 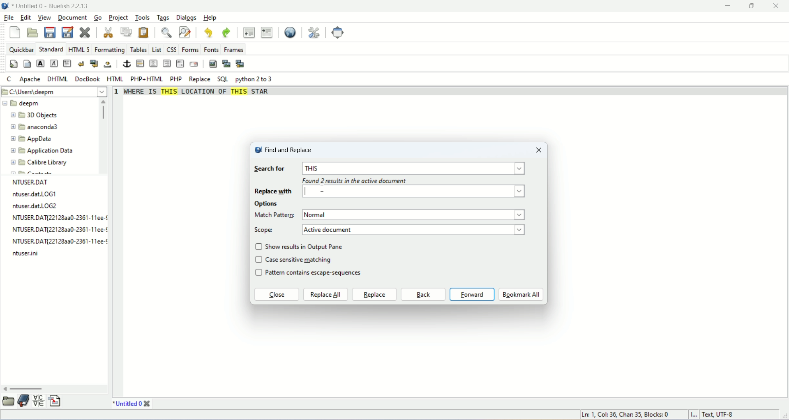 What do you see at coordinates (212, 64) in the screenshot?
I see `insert image` at bounding box center [212, 64].